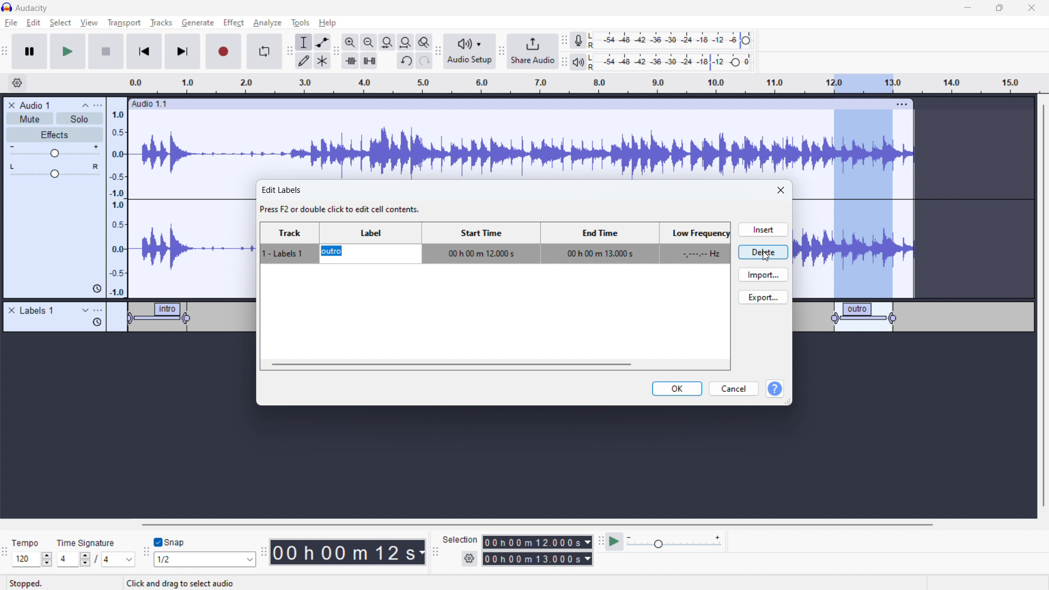 The width and height of the screenshot is (1049, 590). What do you see at coordinates (33, 582) in the screenshot?
I see `stopped.` at bounding box center [33, 582].